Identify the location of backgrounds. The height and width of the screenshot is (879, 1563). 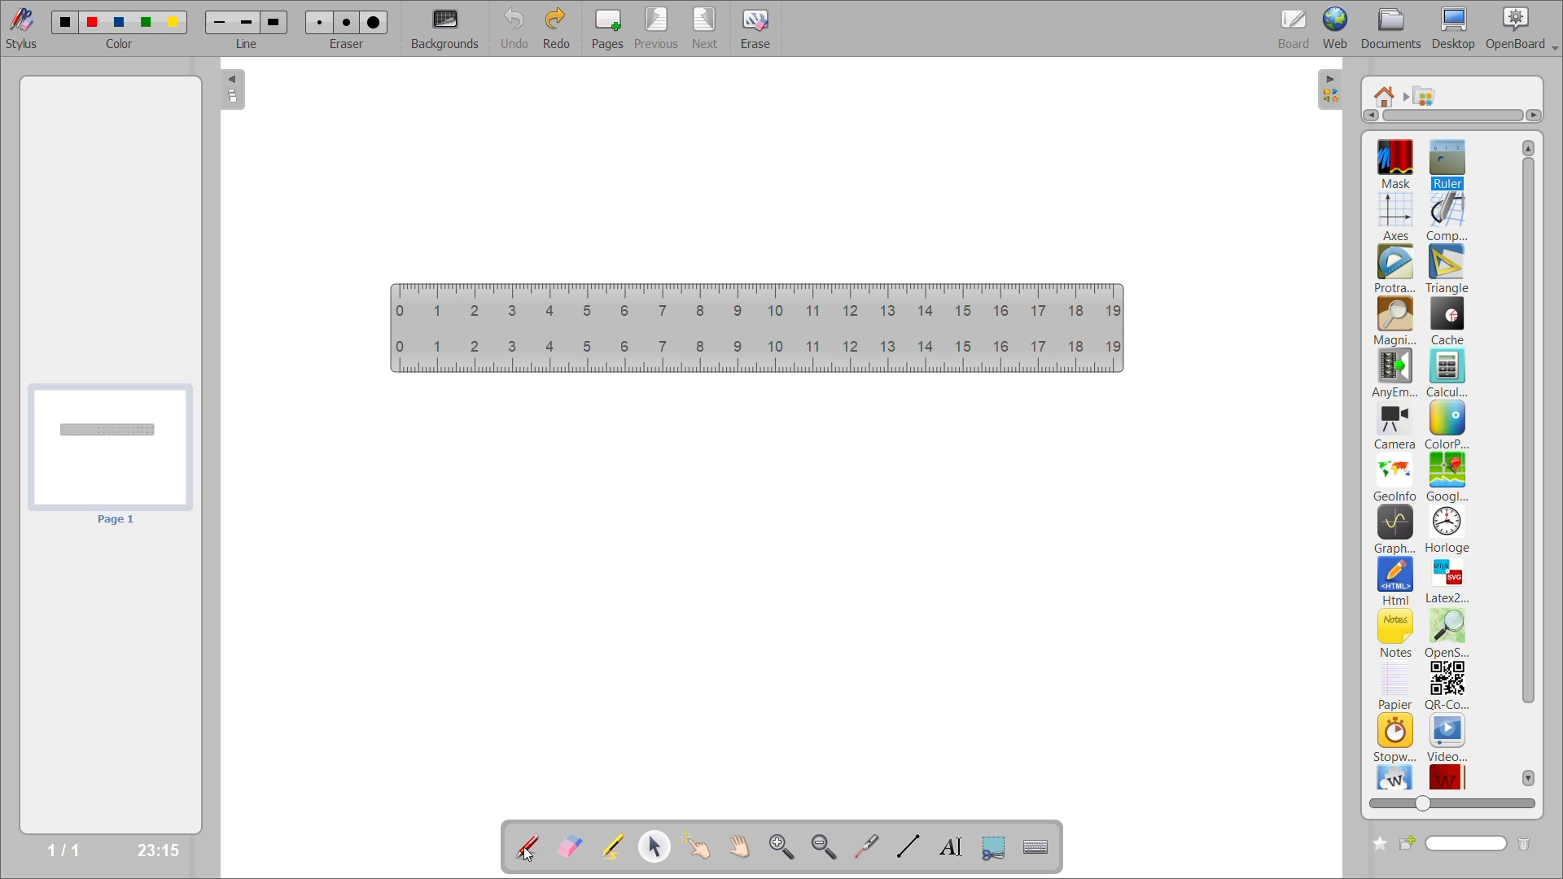
(448, 28).